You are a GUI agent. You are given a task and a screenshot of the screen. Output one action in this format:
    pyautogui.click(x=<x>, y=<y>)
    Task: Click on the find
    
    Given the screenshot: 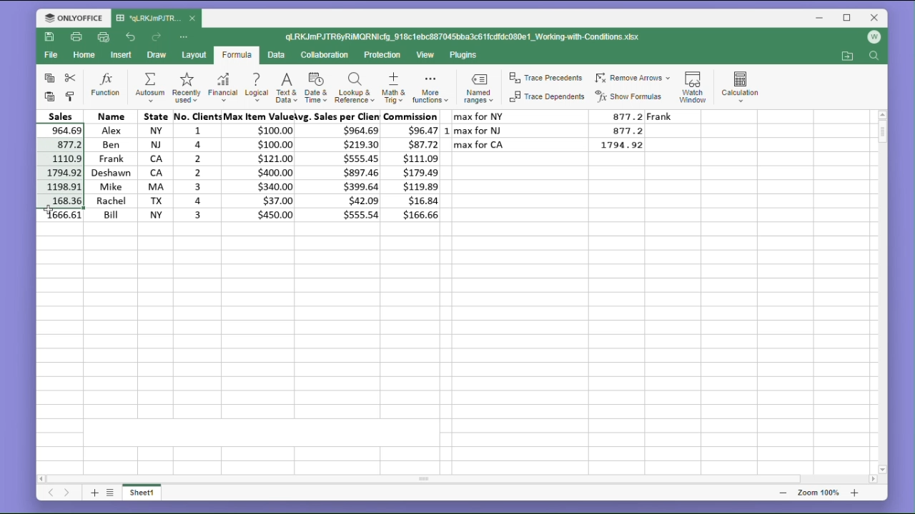 What is the action you would take?
    pyautogui.click(x=876, y=57)
    